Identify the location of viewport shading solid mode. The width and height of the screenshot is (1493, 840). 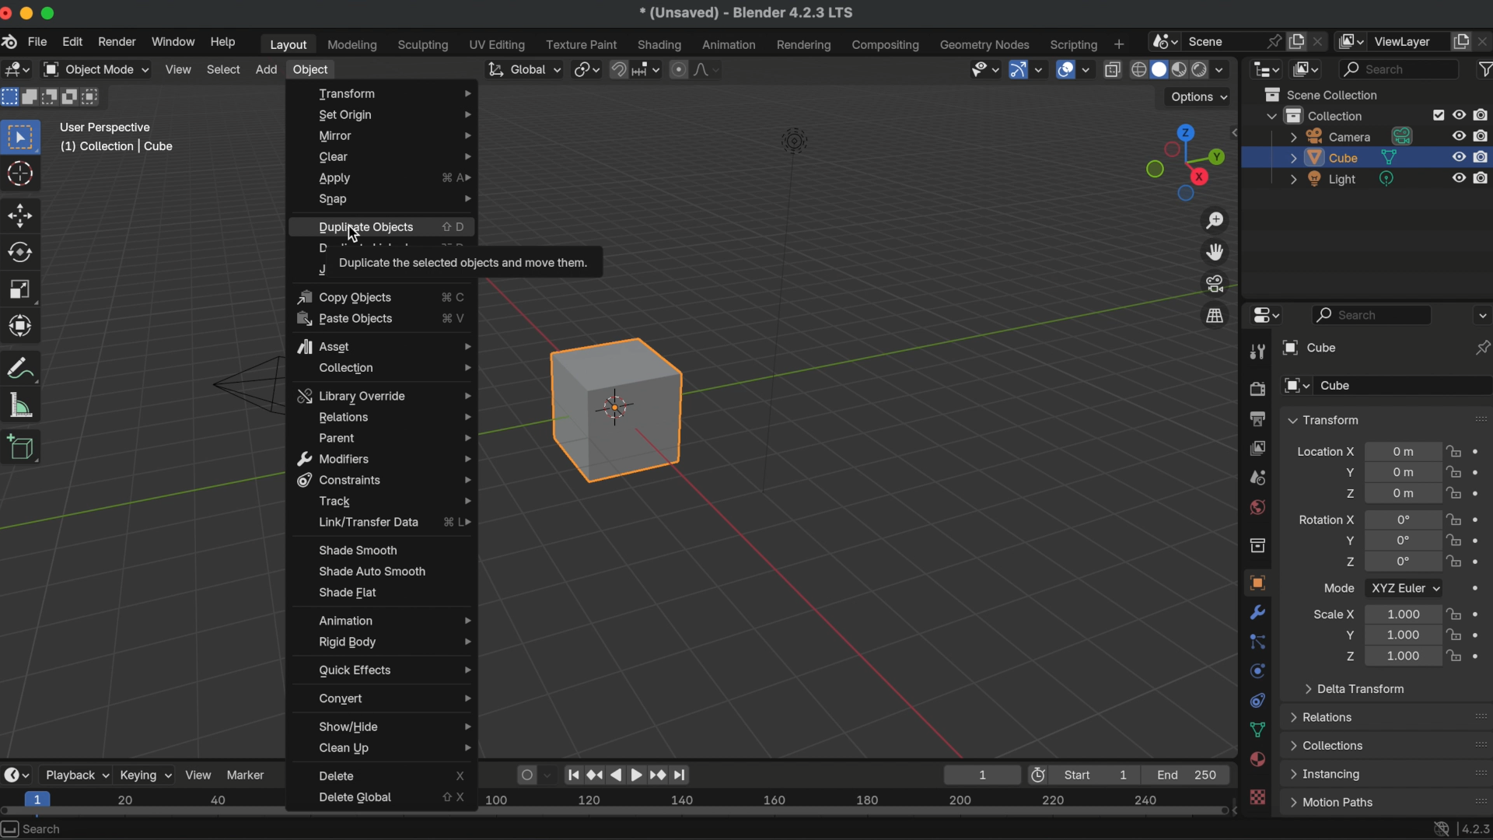
(1159, 68).